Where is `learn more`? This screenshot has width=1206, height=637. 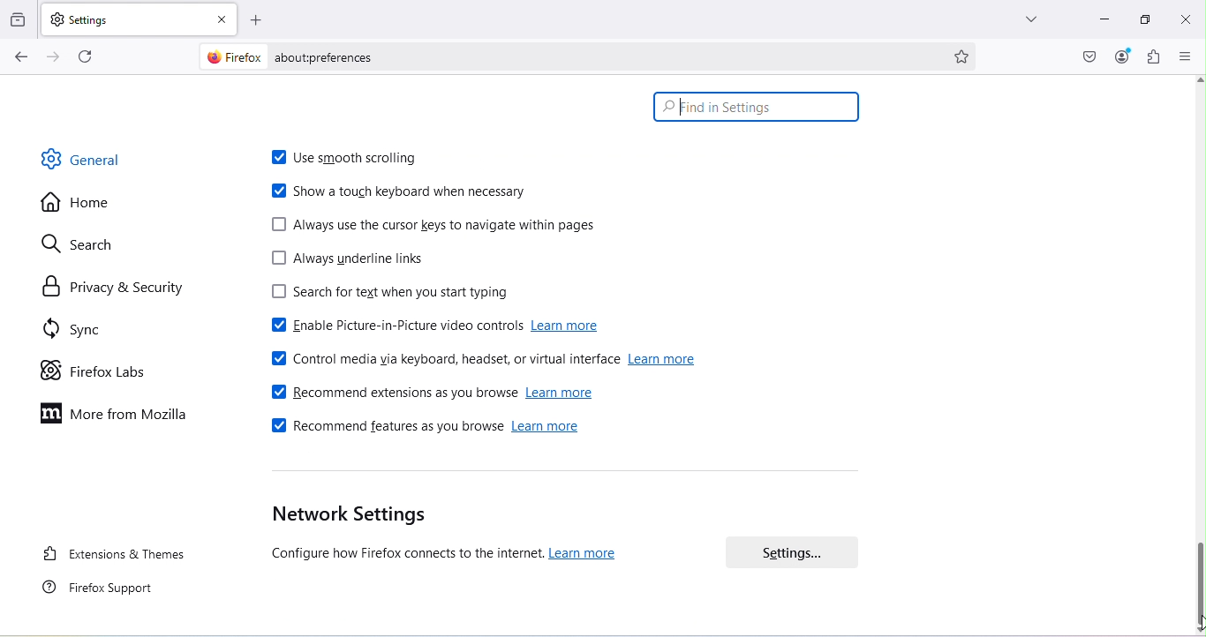
learn more is located at coordinates (569, 328).